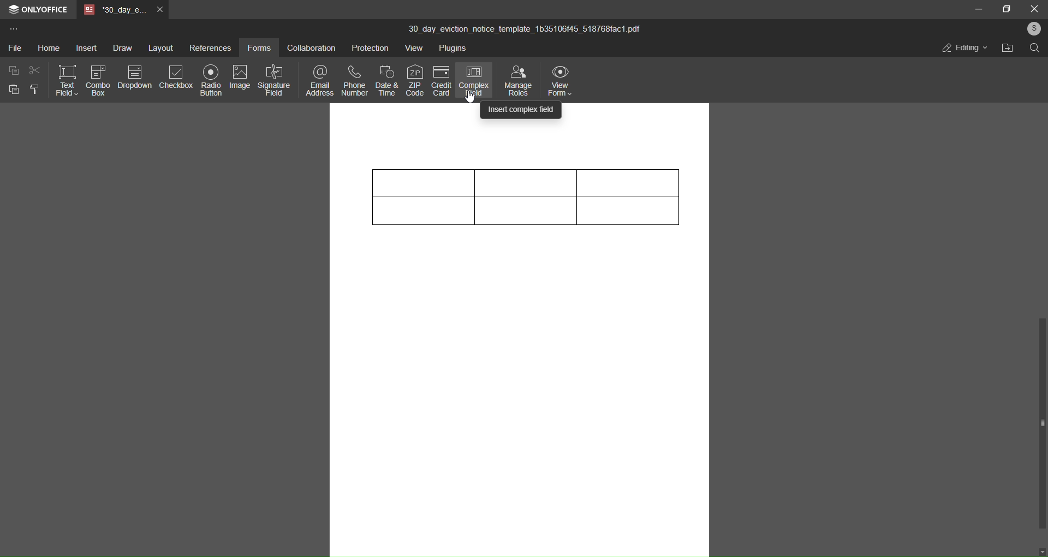  I want to click on file, so click(14, 49).